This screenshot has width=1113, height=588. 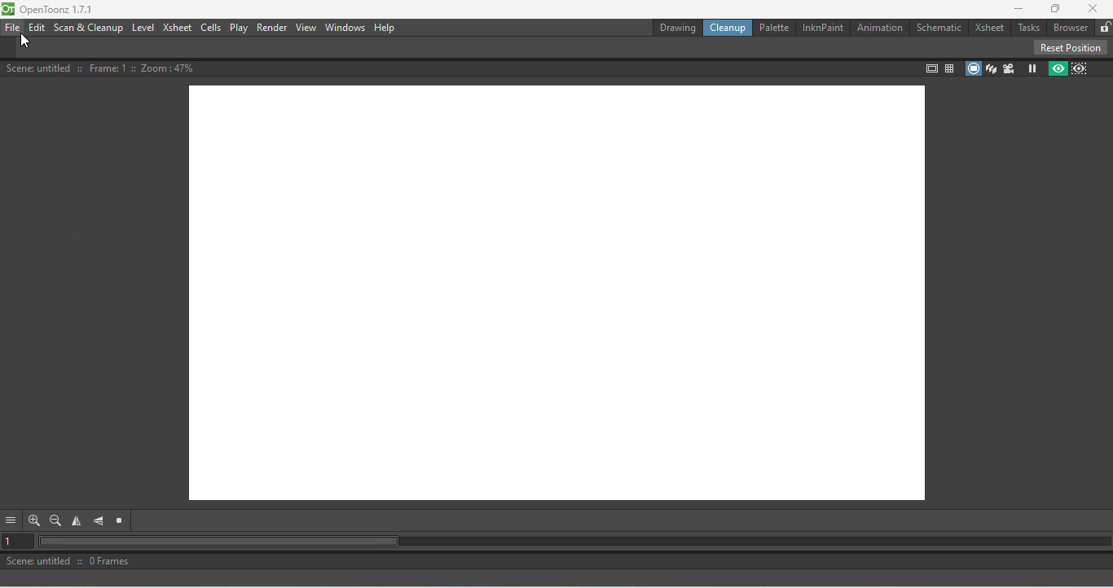 I want to click on File, so click(x=13, y=27).